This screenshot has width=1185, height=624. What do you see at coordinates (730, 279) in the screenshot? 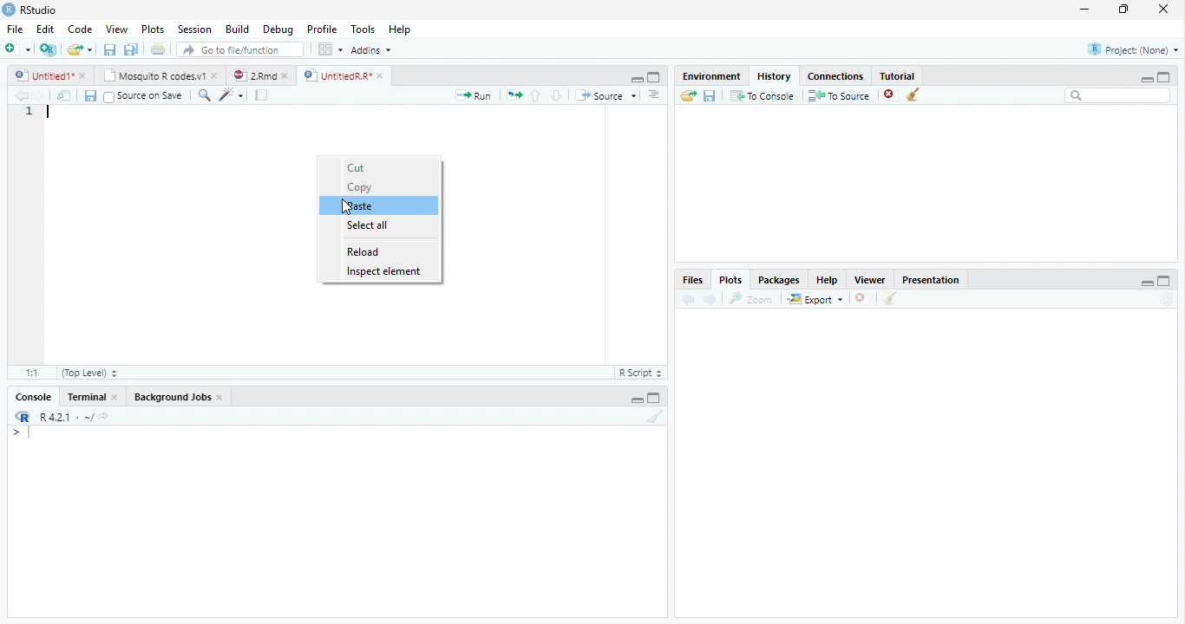
I see `Plots` at bounding box center [730, 279].